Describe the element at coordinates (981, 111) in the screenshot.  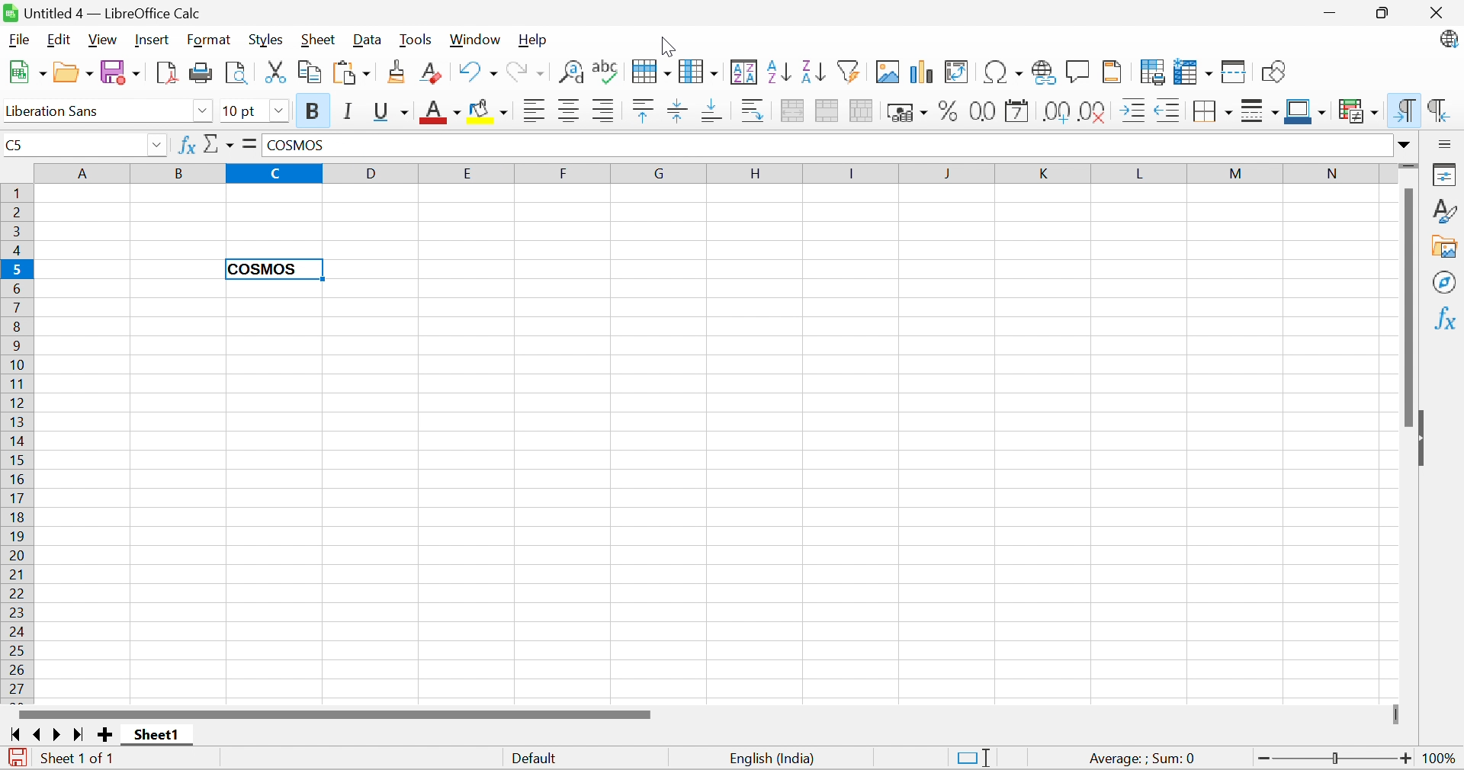
I see `Format as Number` at that location.